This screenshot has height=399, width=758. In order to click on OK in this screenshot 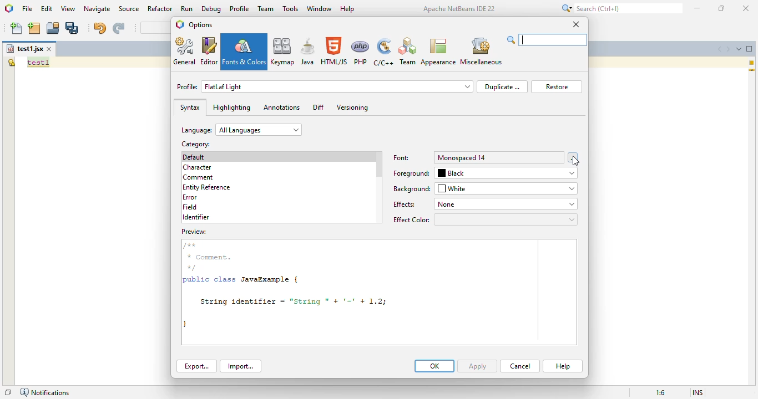, I will do `click(434, 366)`.